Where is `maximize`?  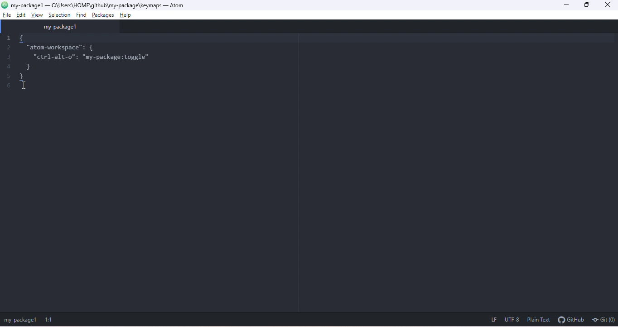
maximize is located at coordinates (589, 5).